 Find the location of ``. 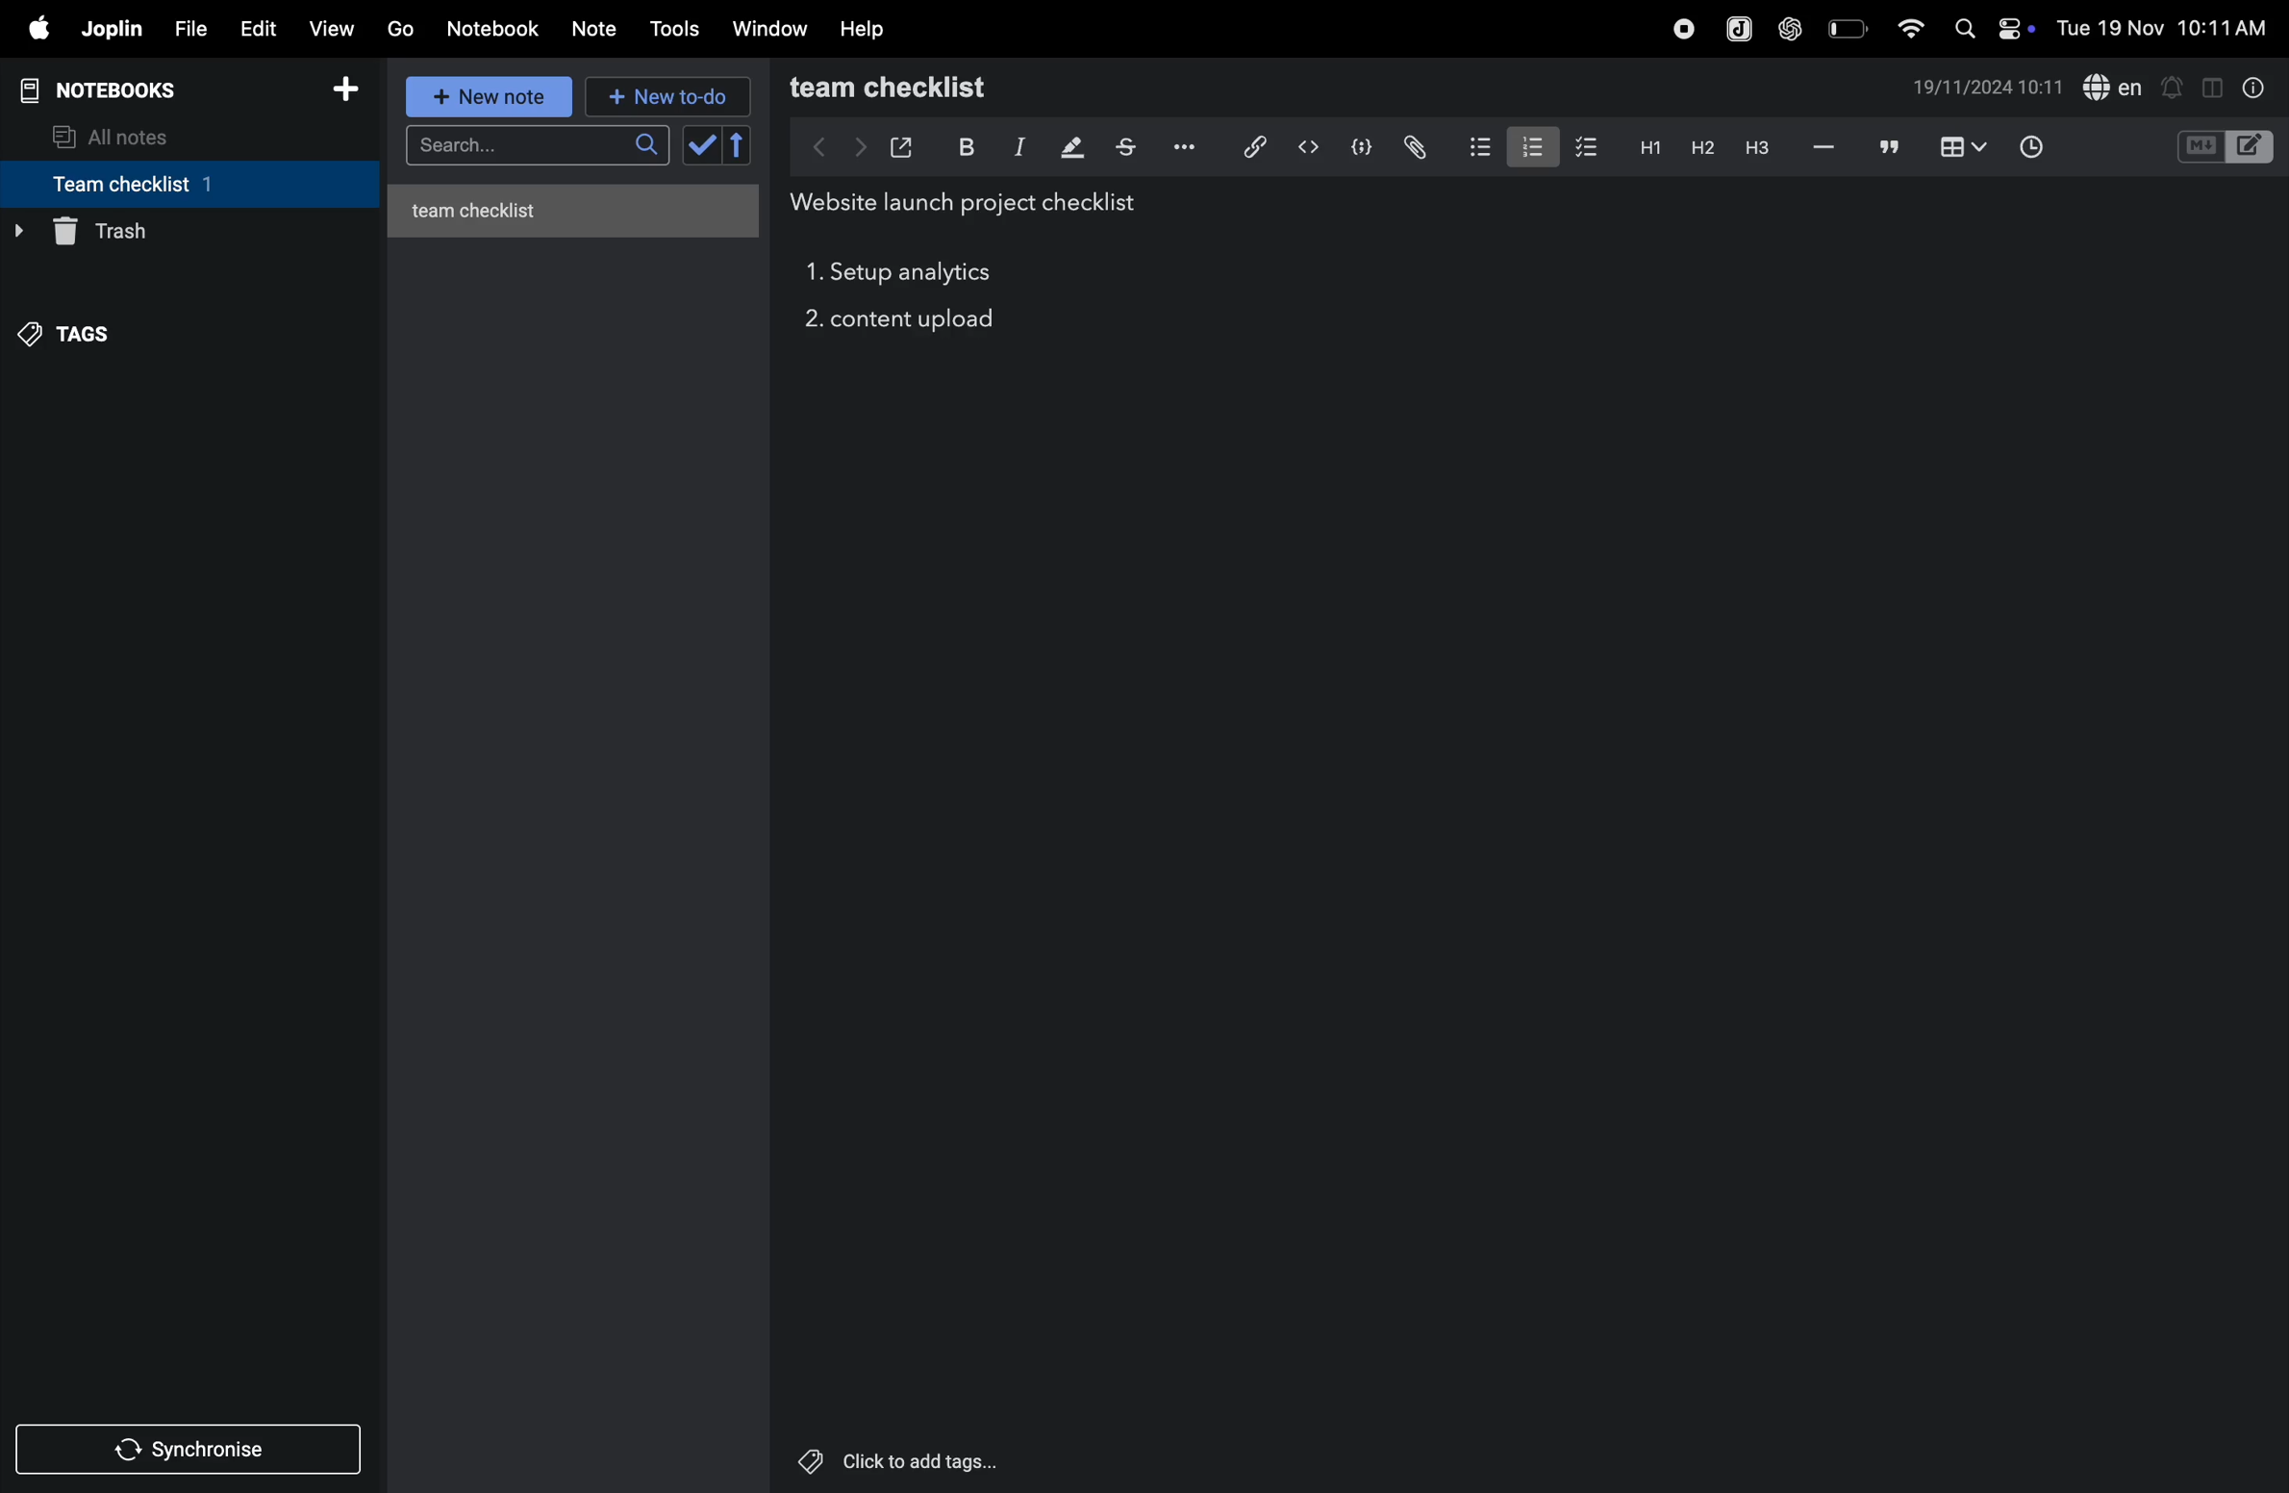

 is located at coordinates (922, 1461).